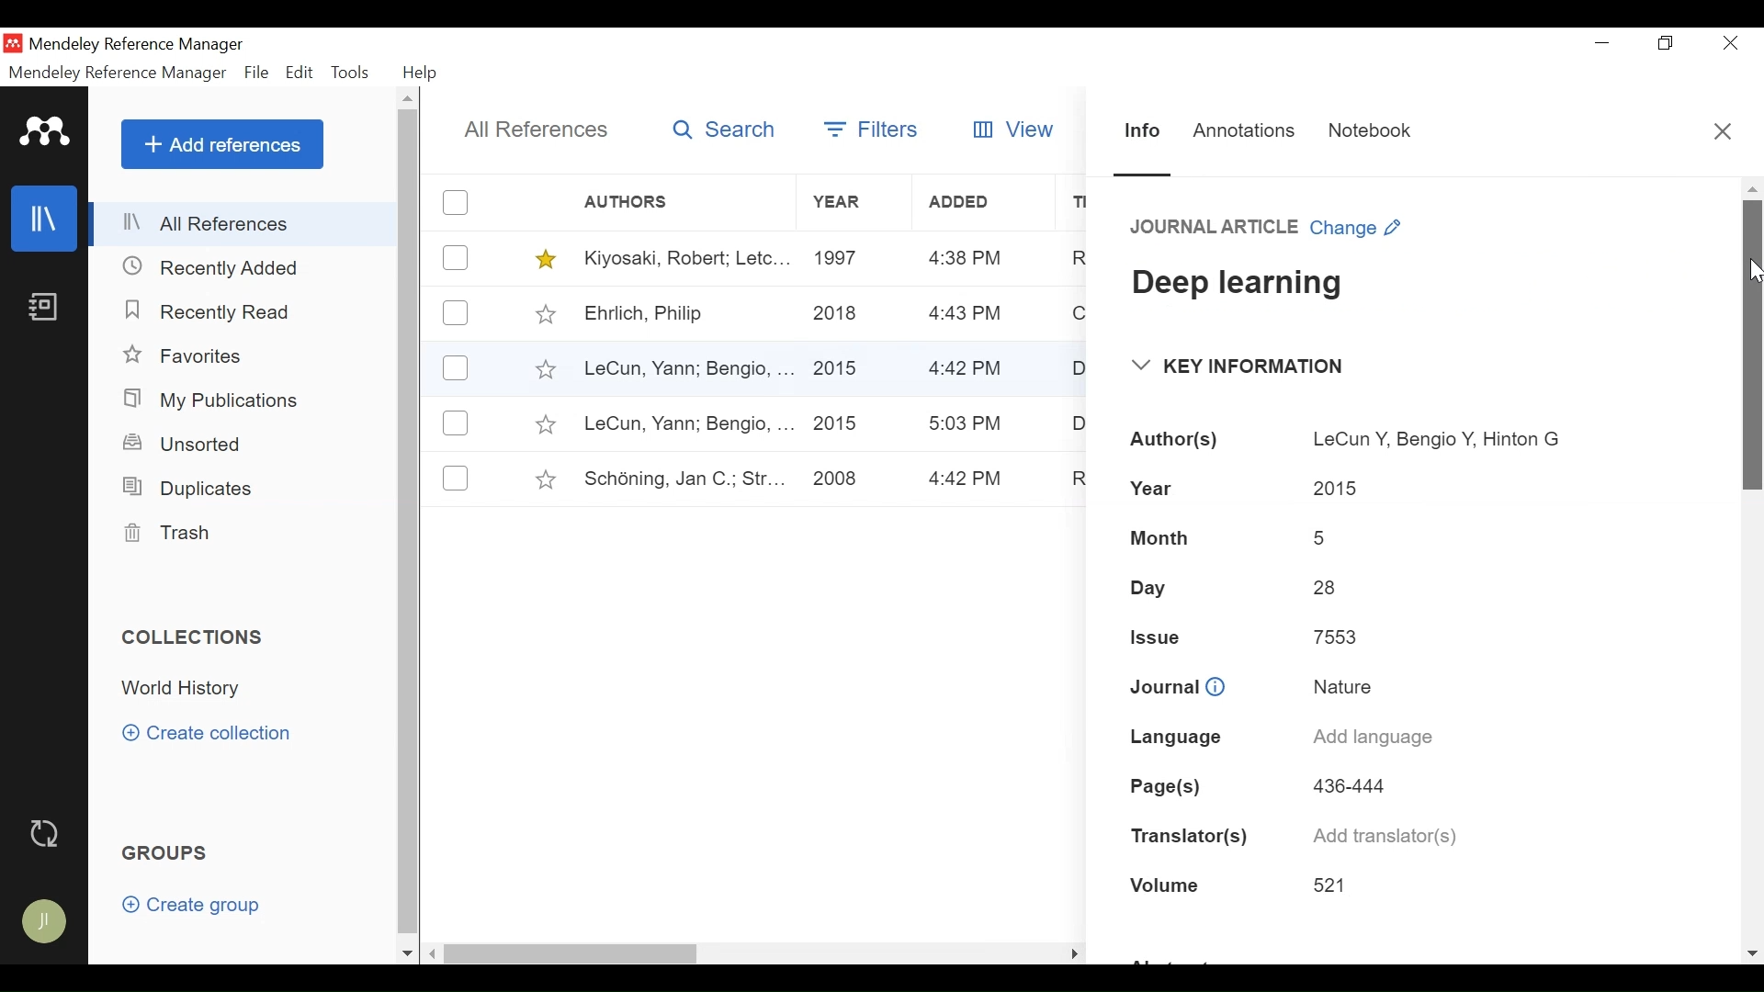  Describe the element at coordinates (355, 73) in the screenshot. I see `Tools` at that location.